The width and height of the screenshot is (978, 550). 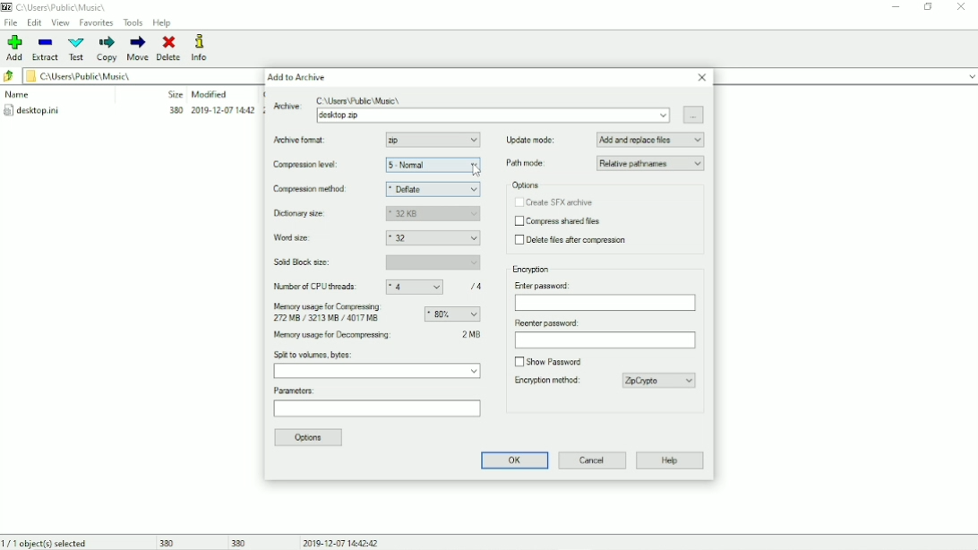 What do you see at coordinates (377, 403) in the screenshot?
I see `Parameters` at bounding box center [377, 403].